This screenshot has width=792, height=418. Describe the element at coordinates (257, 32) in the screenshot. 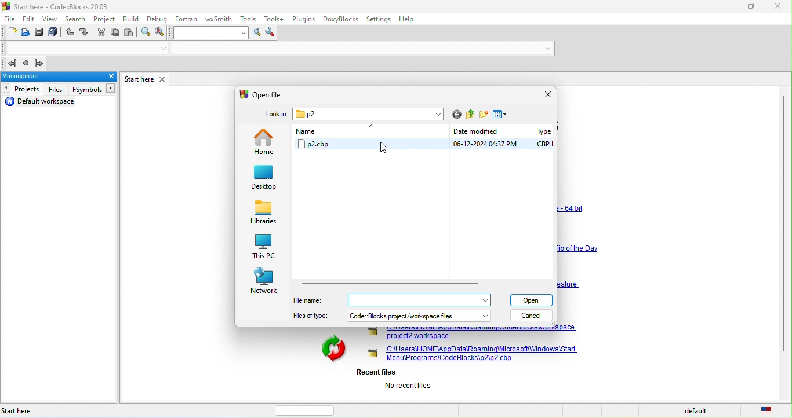

I see `run search` at that location.